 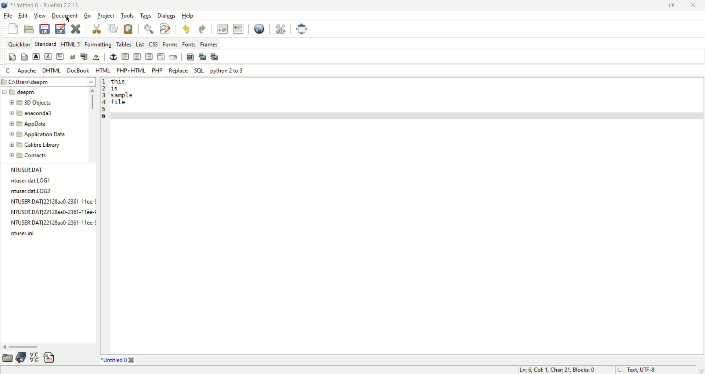 What do you see at coordinates (50, 357) in the screenshot?
I see `snippet` at bounding box center [50, 357].